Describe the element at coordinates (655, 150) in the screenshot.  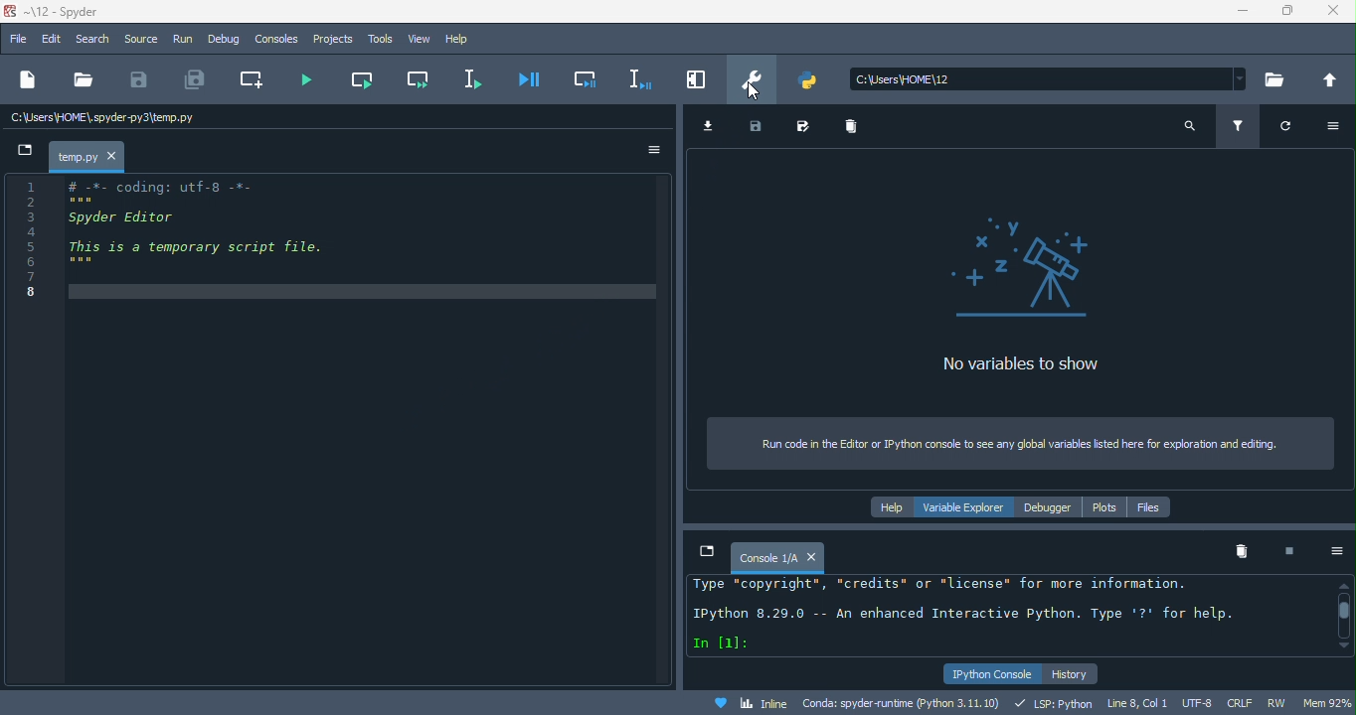
I see `option` at that location.